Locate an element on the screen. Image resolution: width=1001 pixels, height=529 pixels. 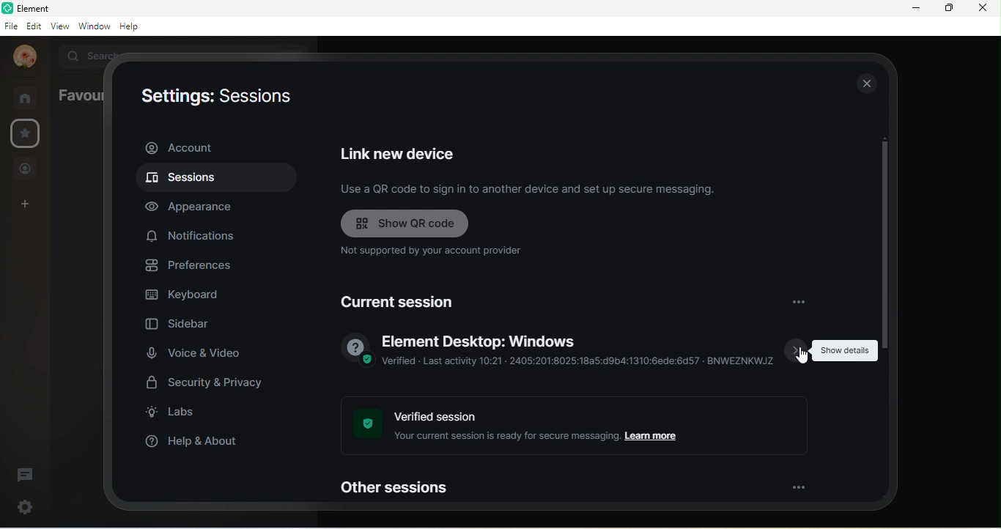
verified image is located at coordinates (358, 350).